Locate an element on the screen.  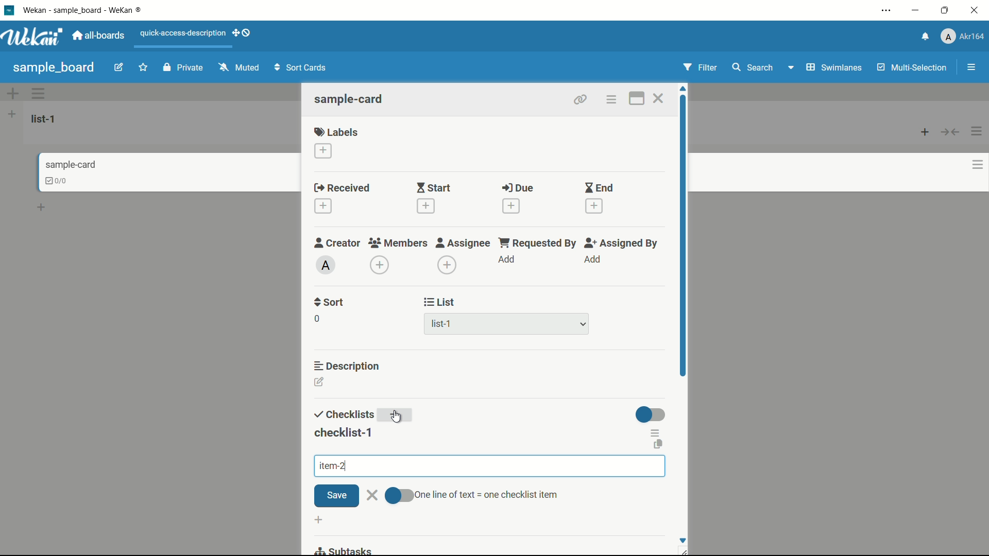
add swimlane is located at coordinates (12, 93).